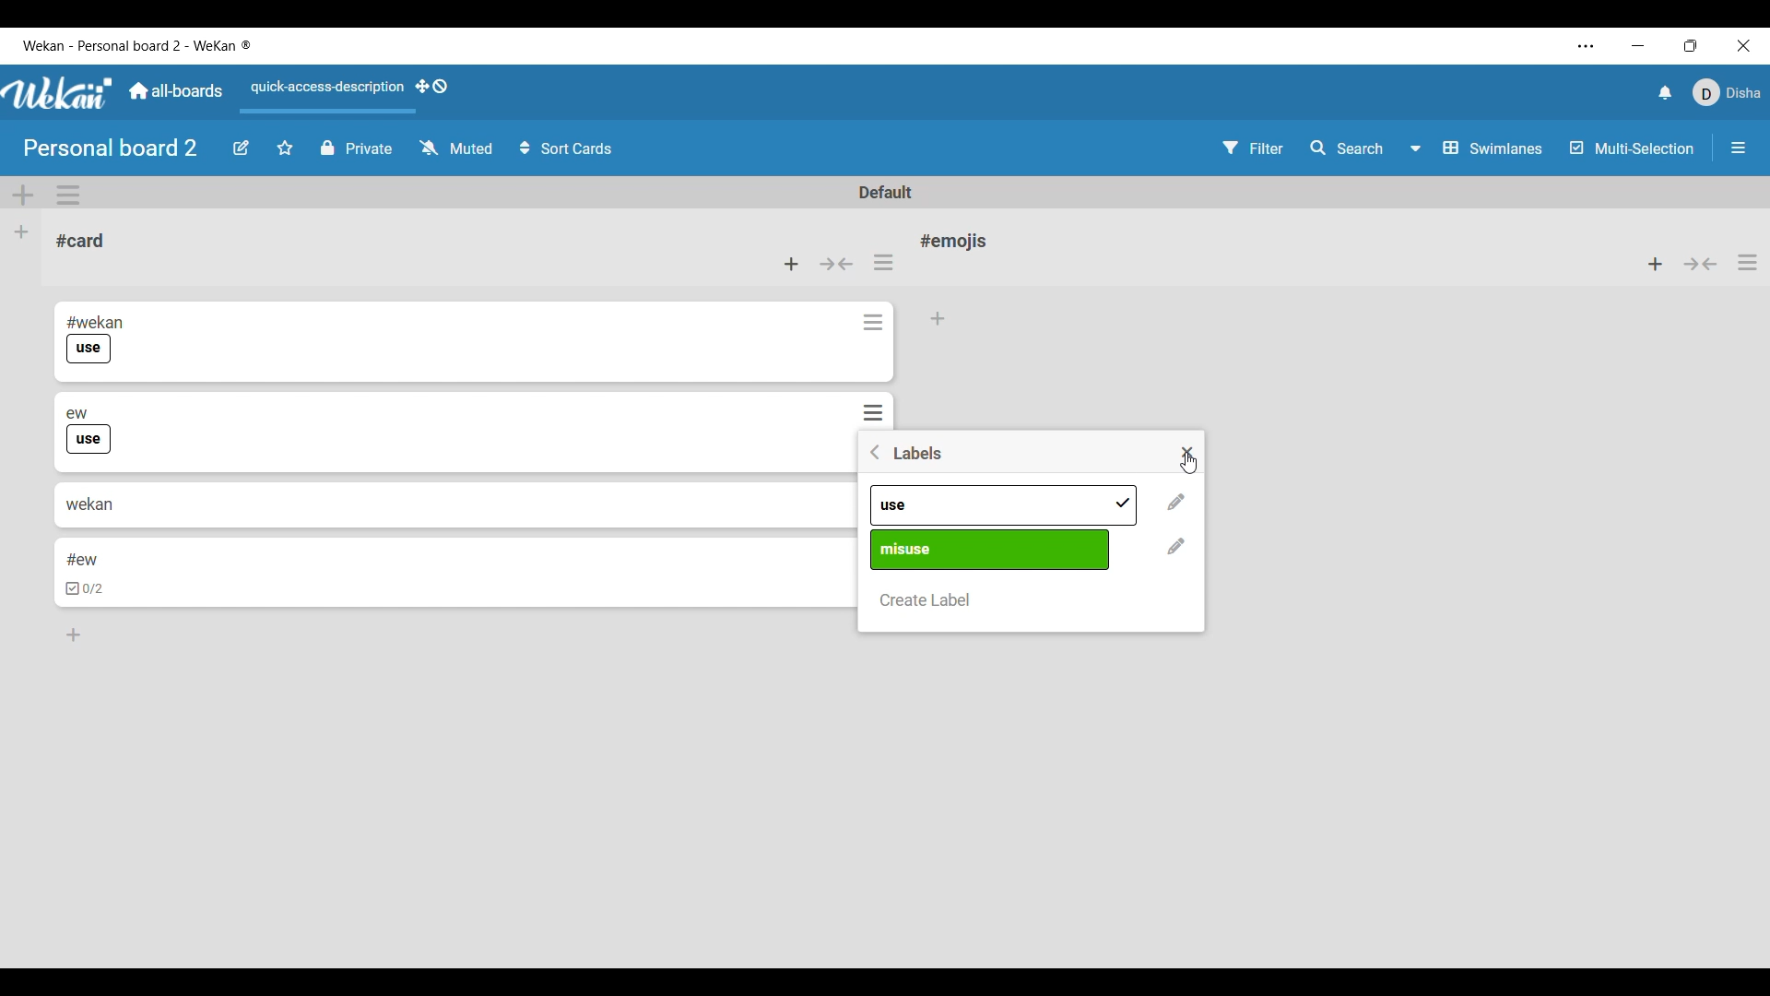  Describe the element at coordinates (989, 551) in the screenshot. I see `Pre-existing labels differentiated by name and color` at that location.